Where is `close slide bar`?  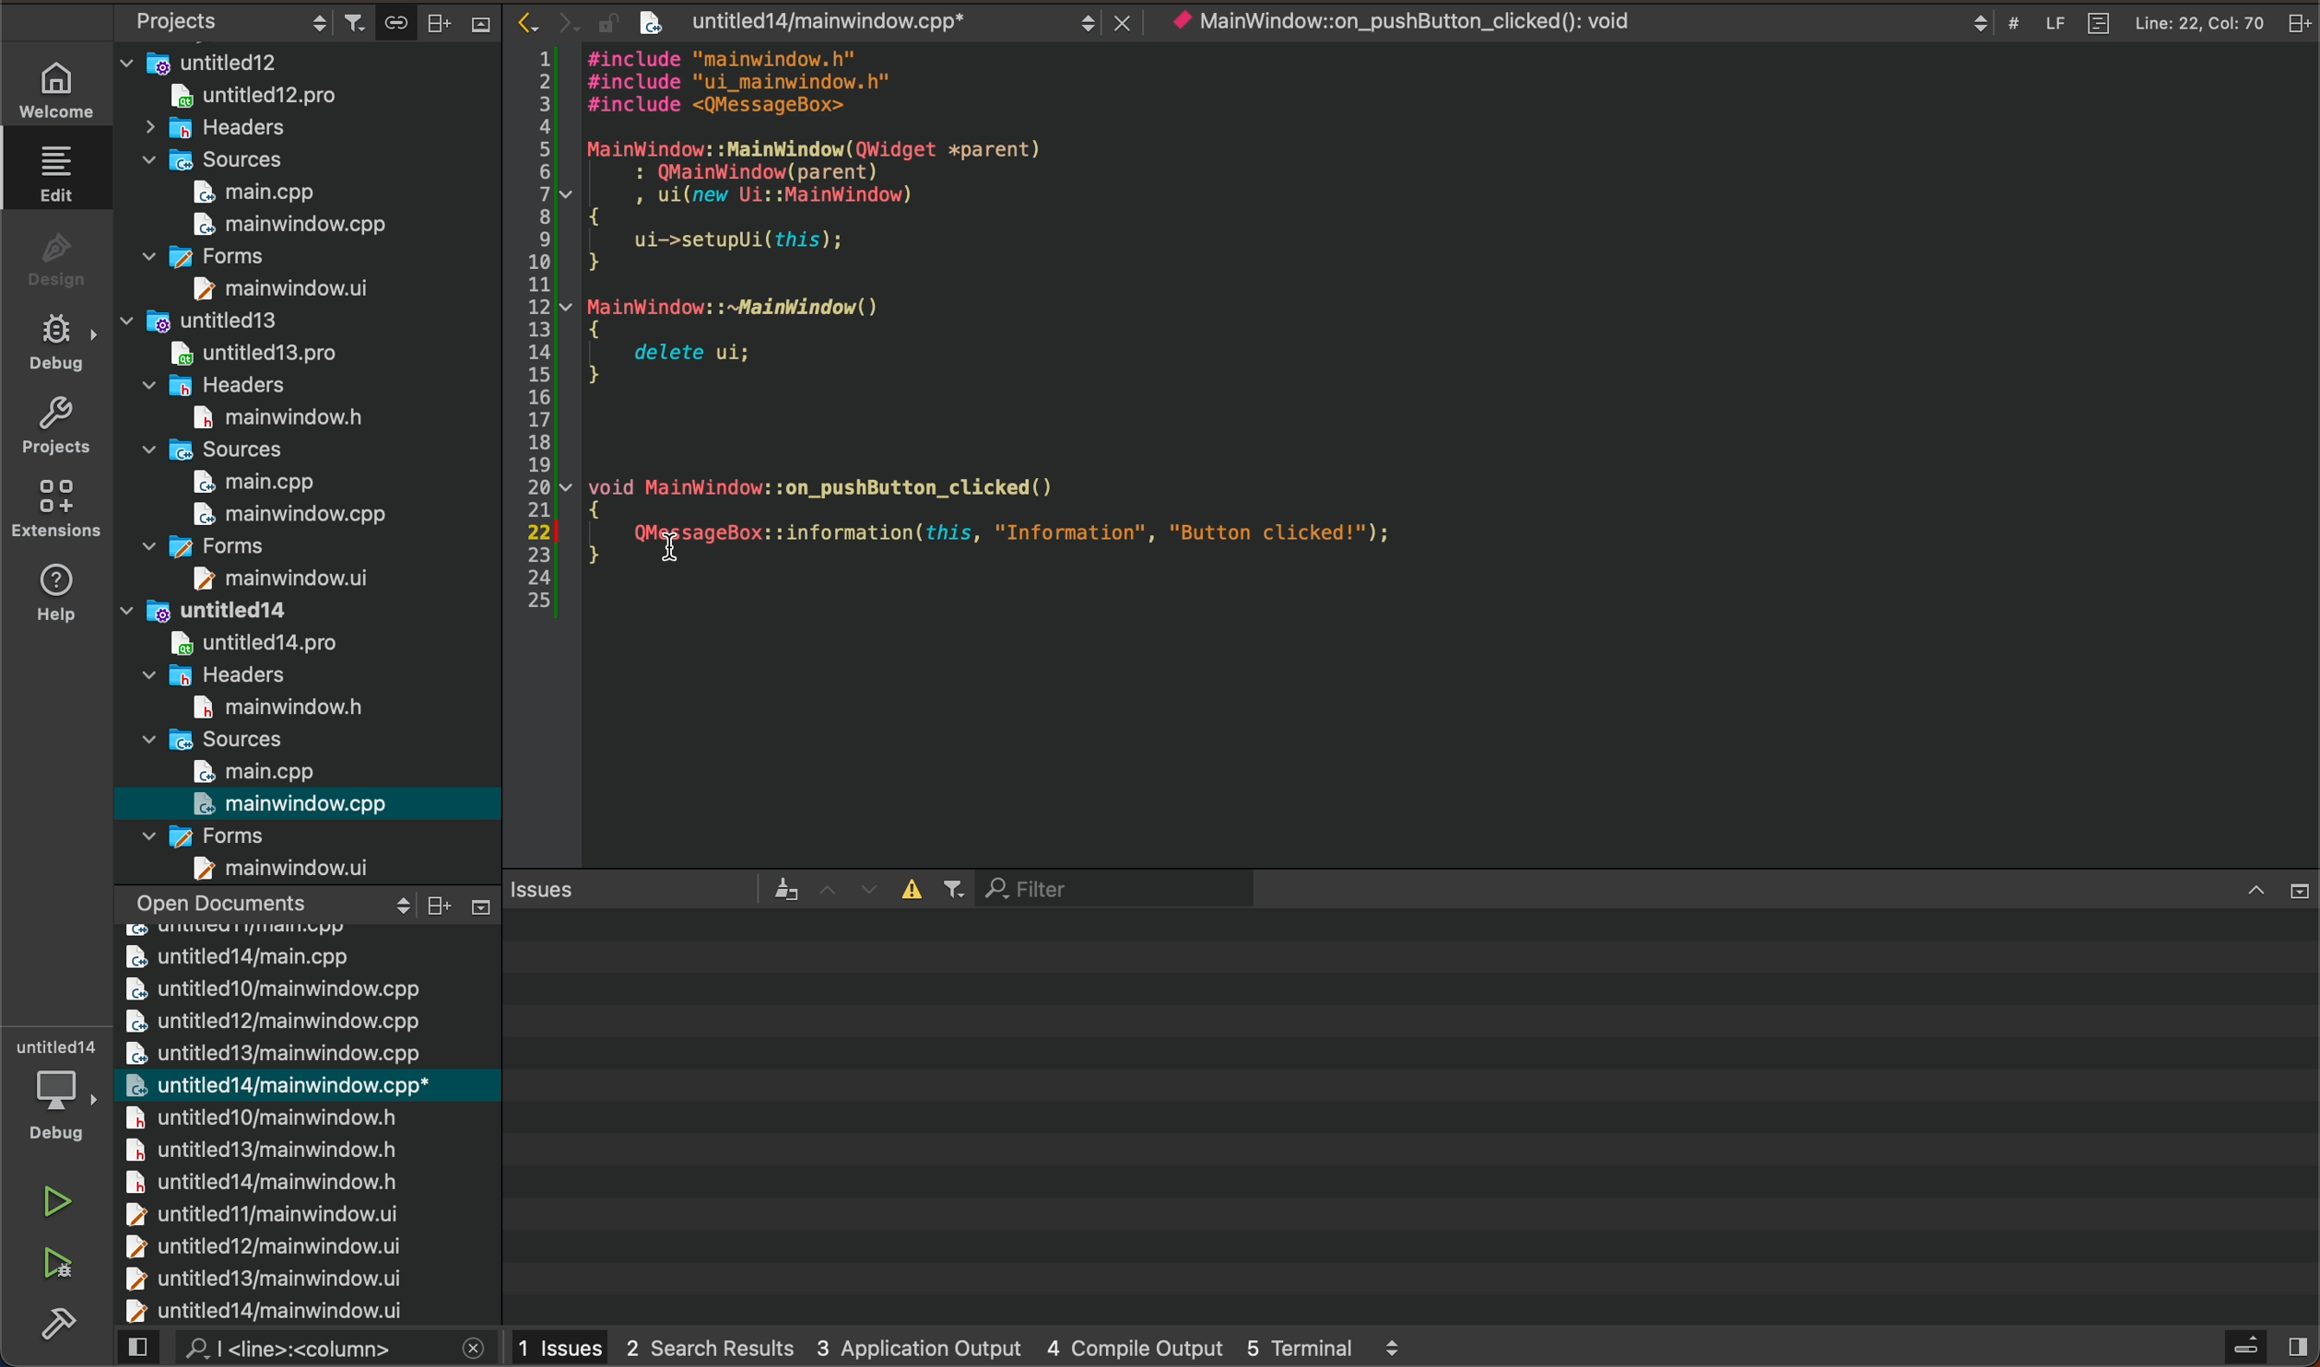 close slide bar is located at coordinates (2269, 890).